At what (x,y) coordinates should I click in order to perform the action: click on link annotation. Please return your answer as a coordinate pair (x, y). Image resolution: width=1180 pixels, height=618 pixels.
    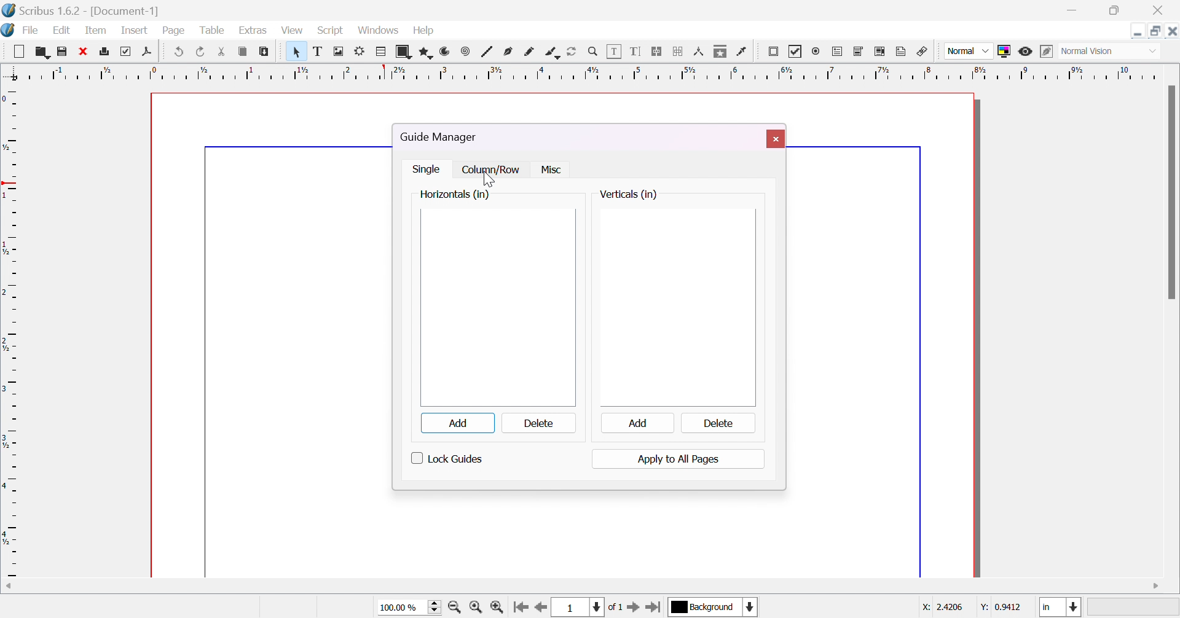
    Looking at the image, I should click on (924, 52).